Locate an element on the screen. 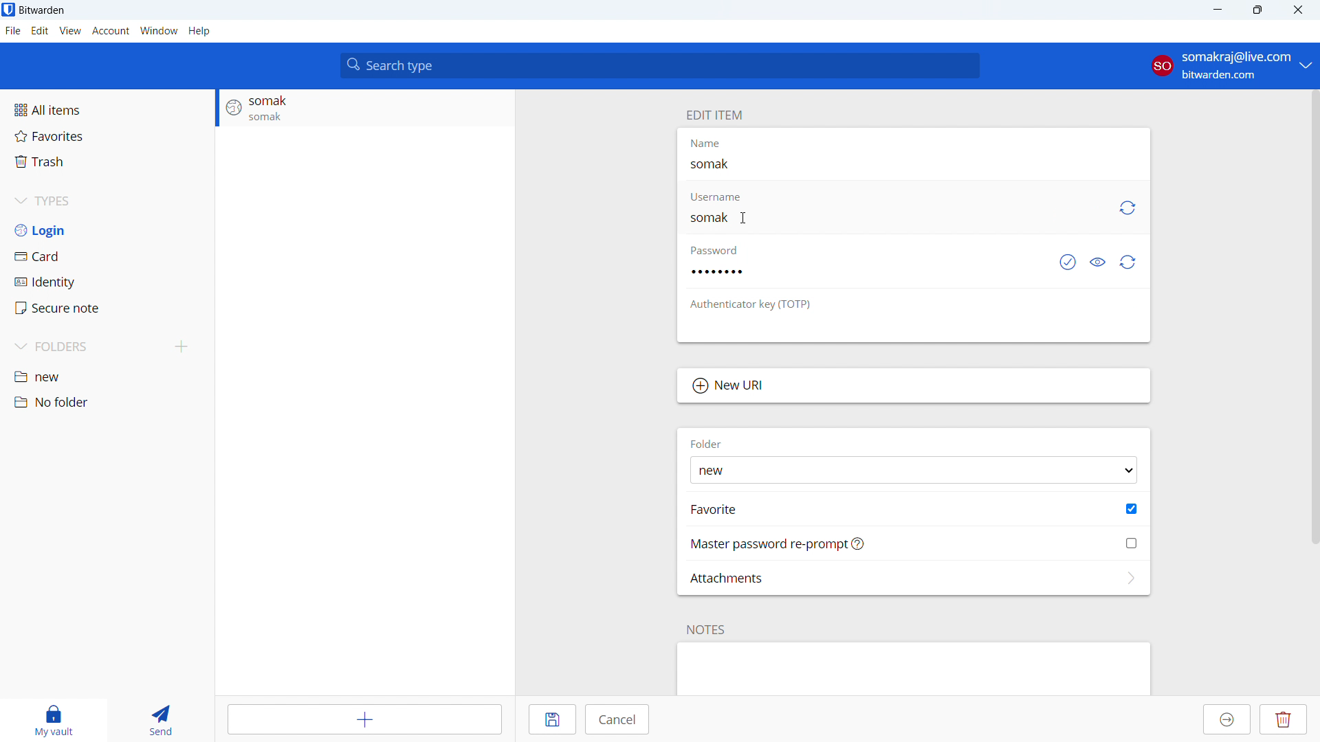  close is located at coordinates (1297, 10).